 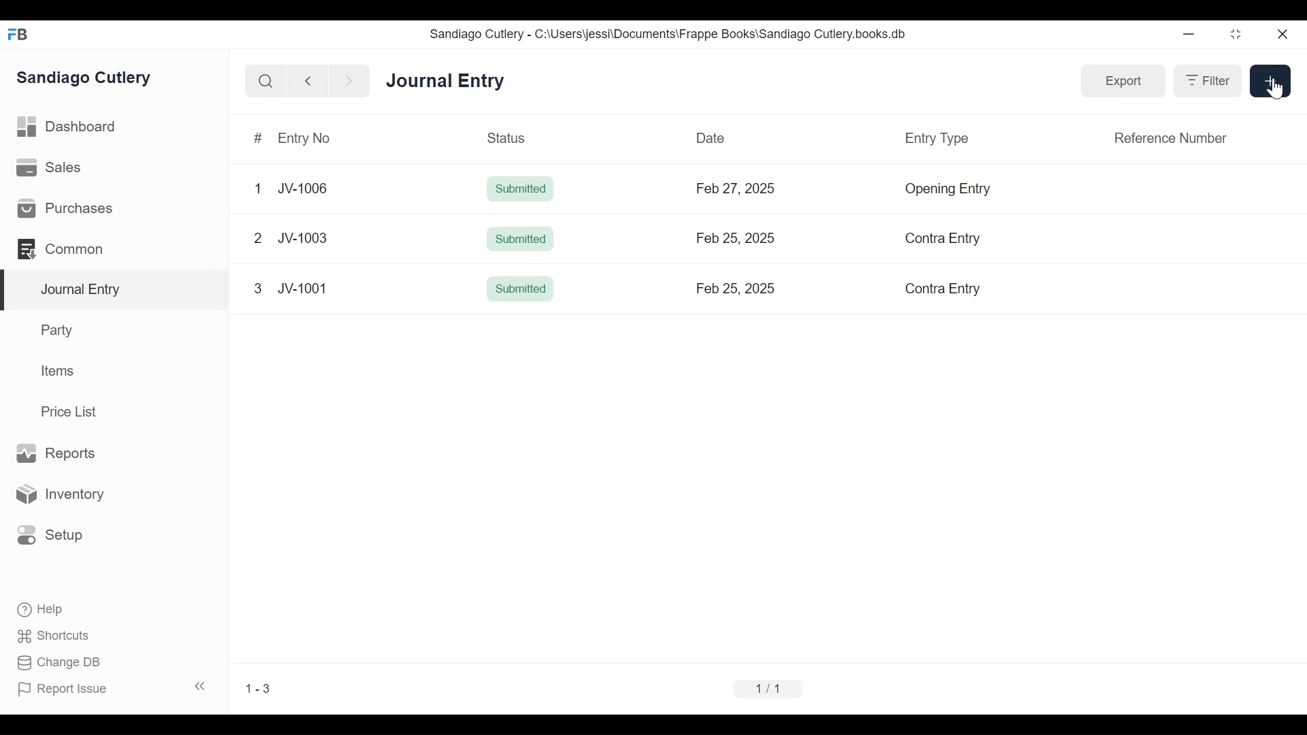 What do you see at coordinates (17, 34) in the screenshot?
I see `FrappeBooks logo` at bounding box center [17, 34].